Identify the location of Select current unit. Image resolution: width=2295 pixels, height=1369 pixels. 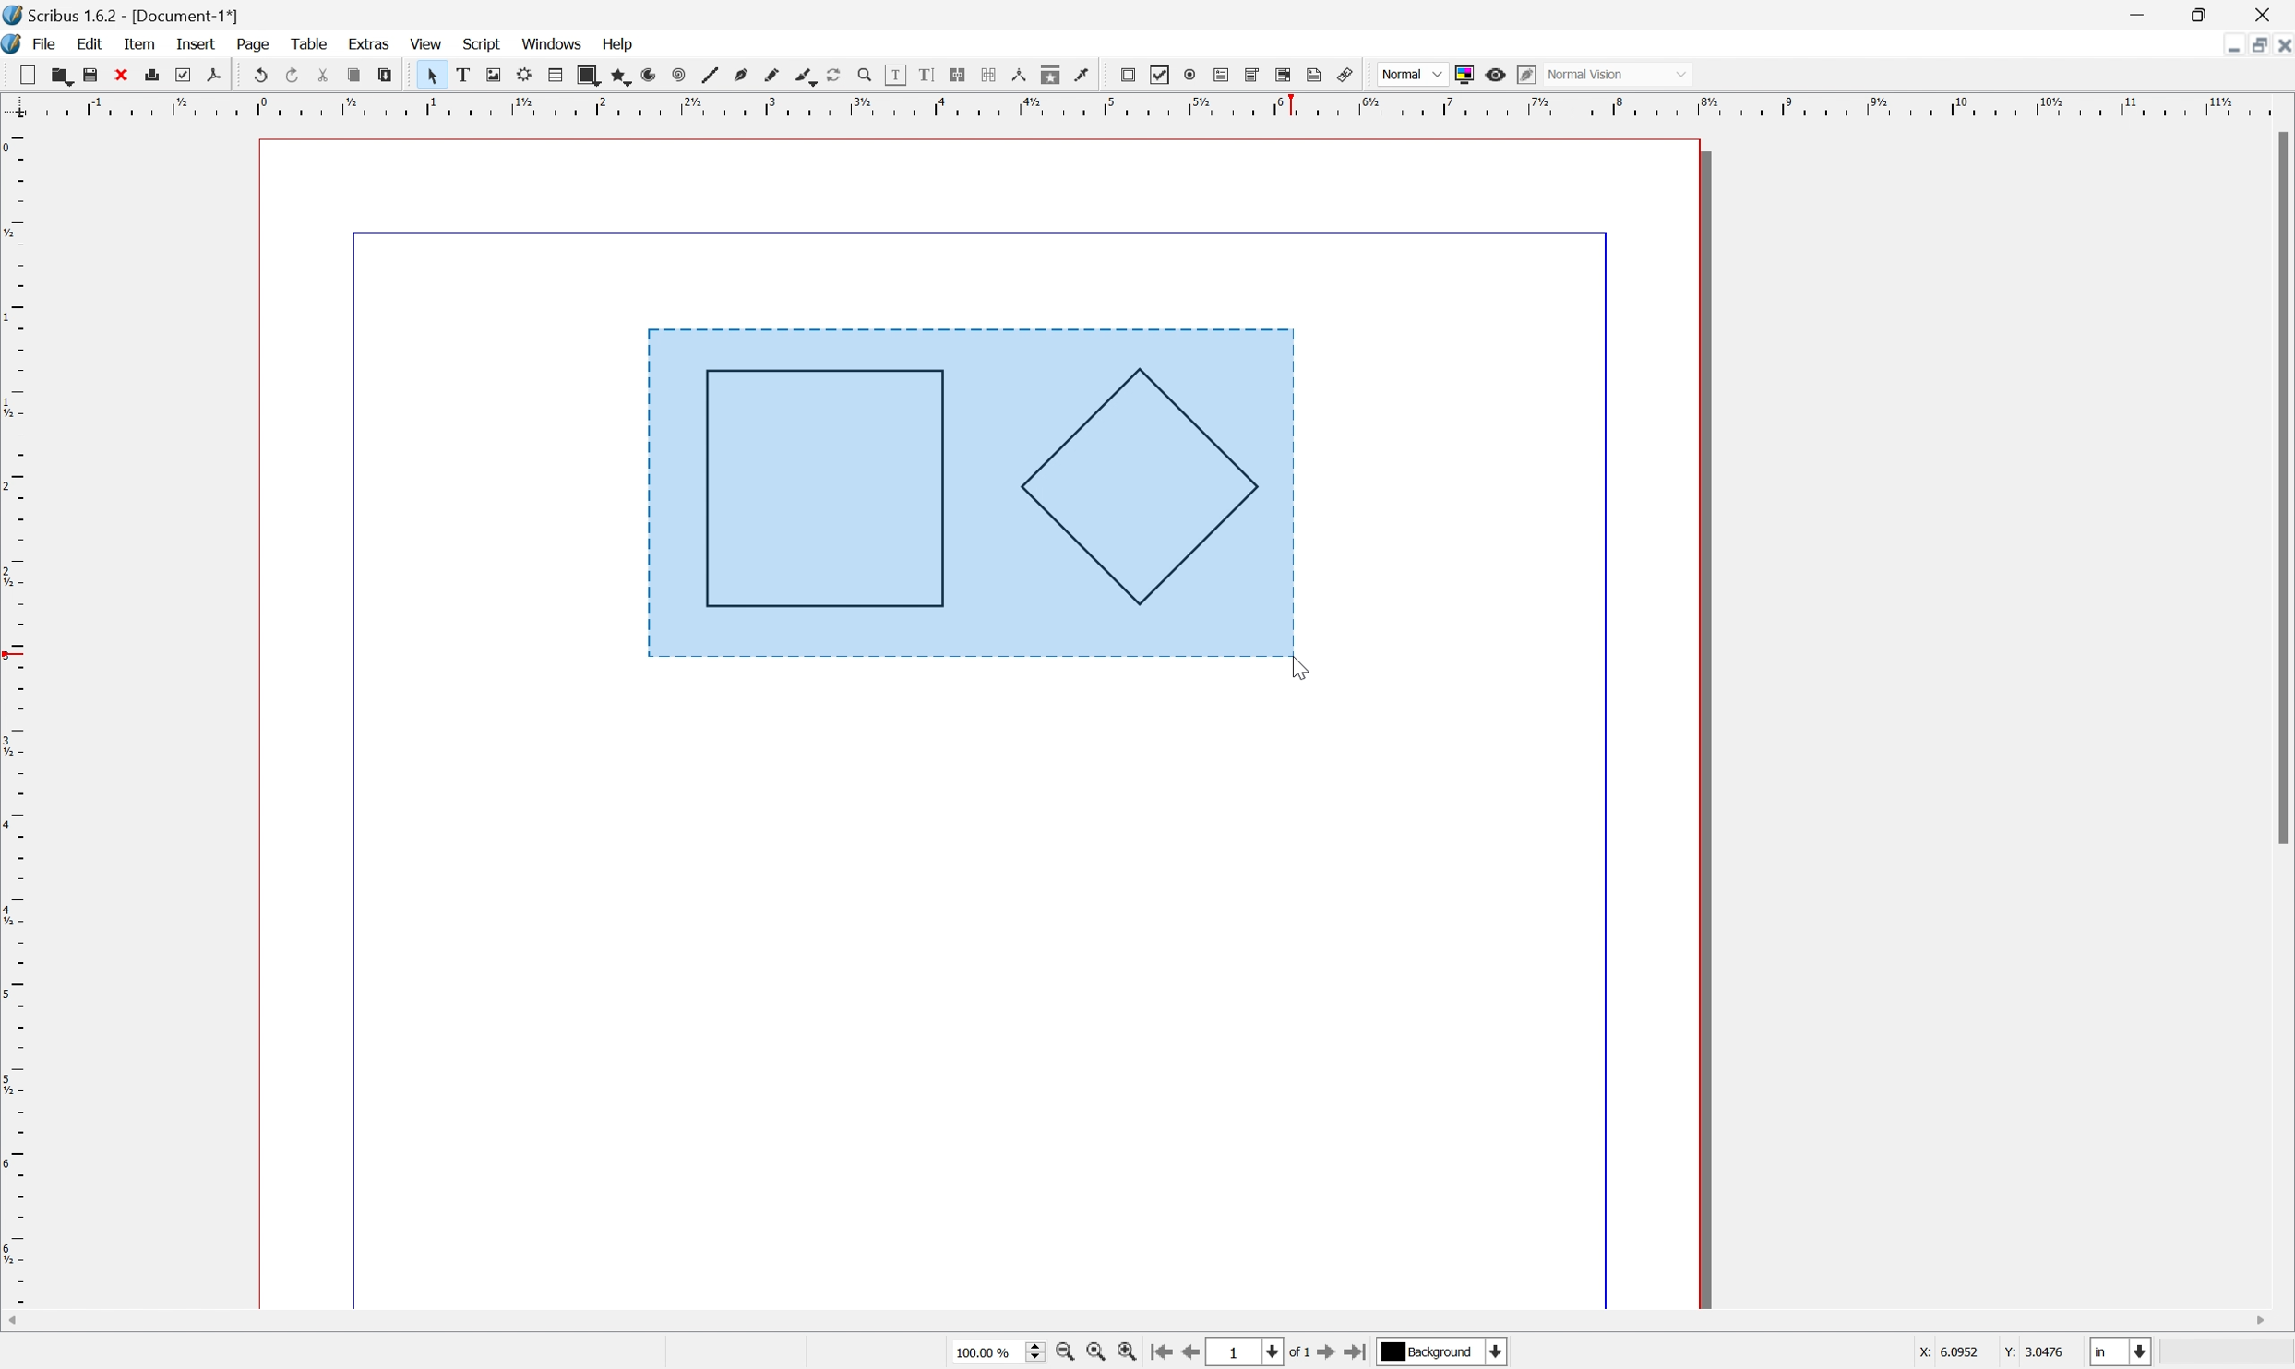
(2121, 1353).